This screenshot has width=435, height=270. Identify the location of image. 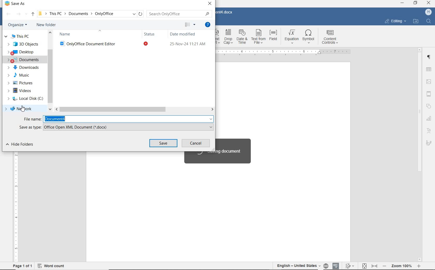
(430, 81).